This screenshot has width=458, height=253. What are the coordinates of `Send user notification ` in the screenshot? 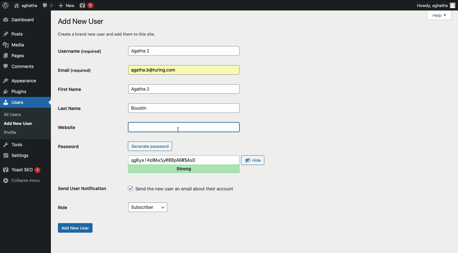 It's located at (83, 190).